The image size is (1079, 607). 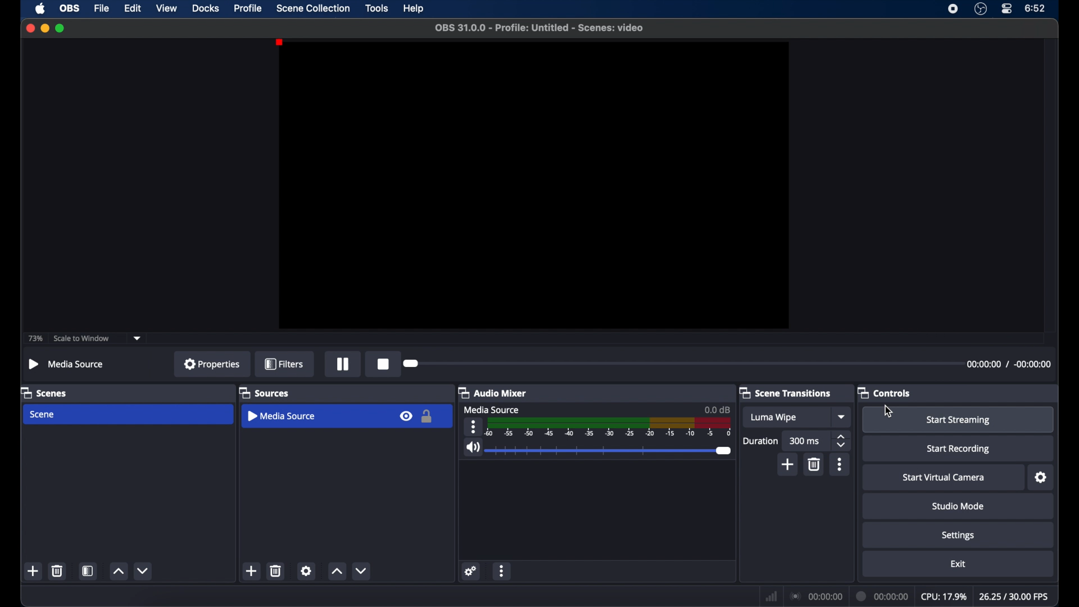 What do you see at coordinates (133, 8) in the screenshot?
I see `edit` at bounding box center [133, 8].